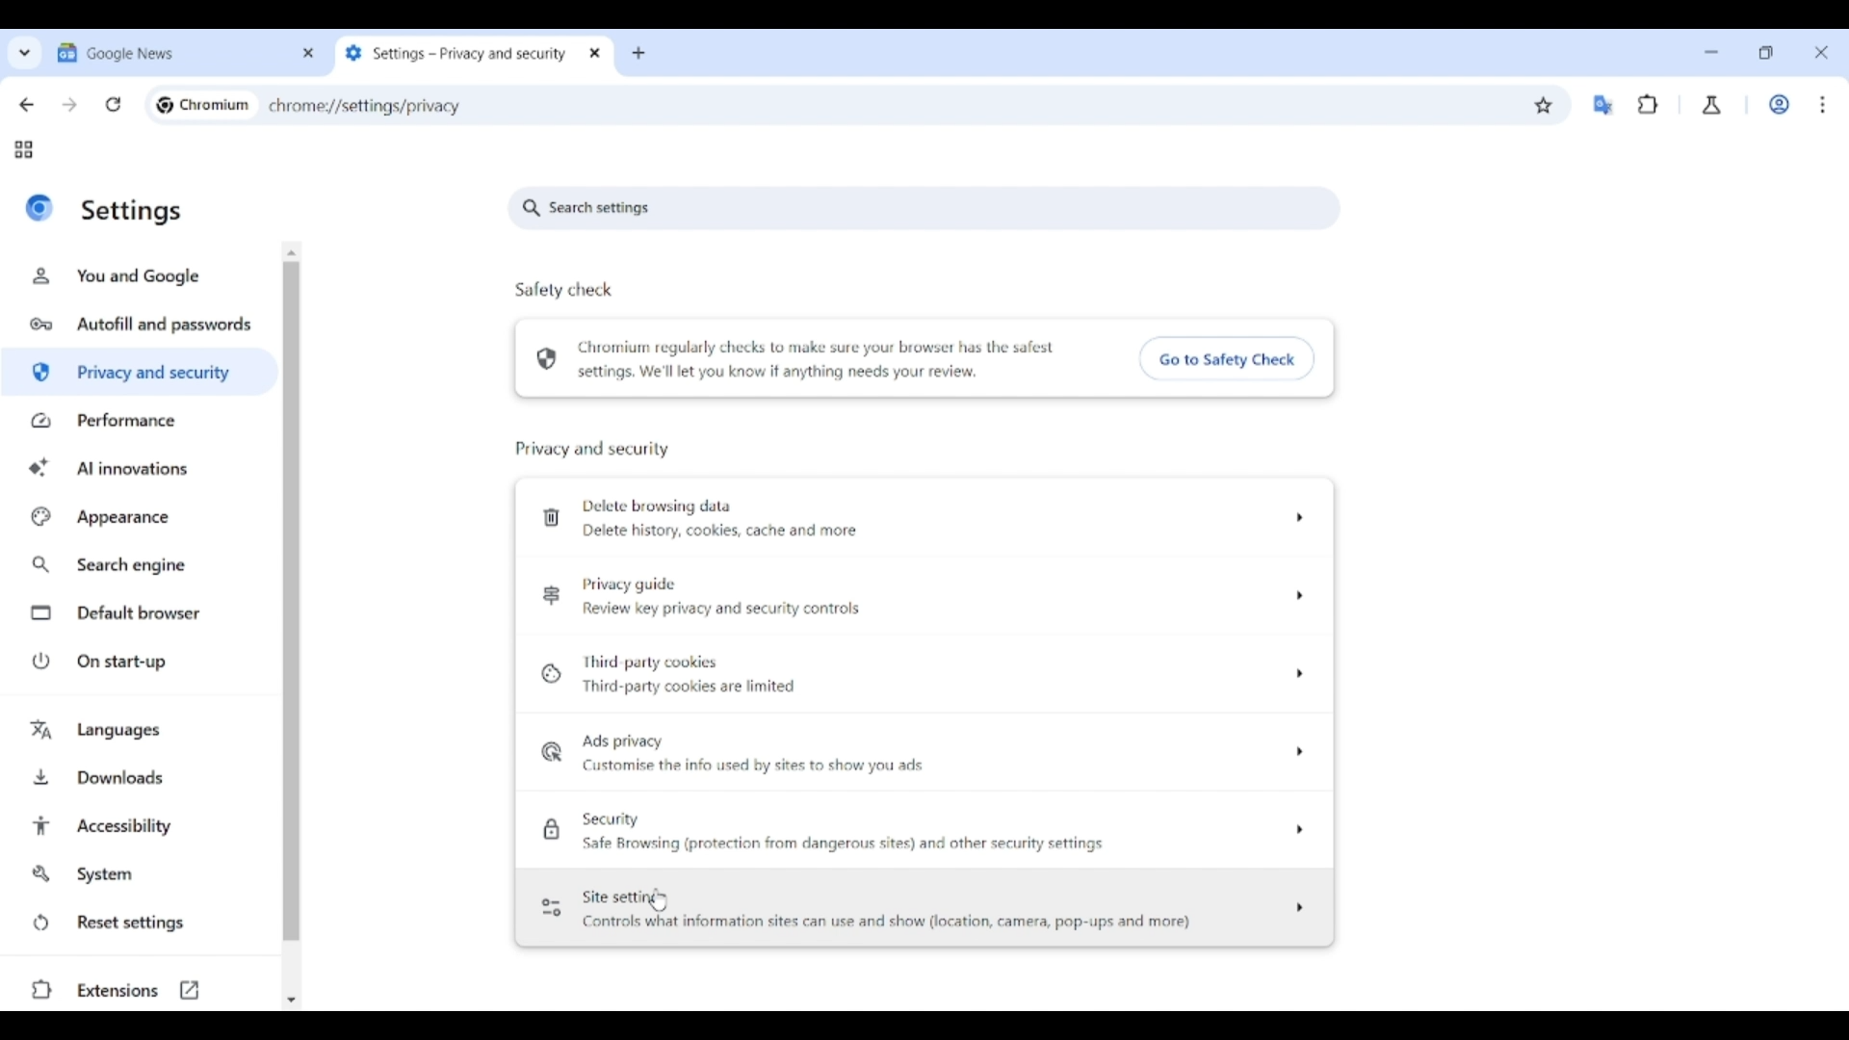 Image resolution: width=1849 pixels, height=1040 pixels. I want to click on Privacy guide options , so click(922, 598).